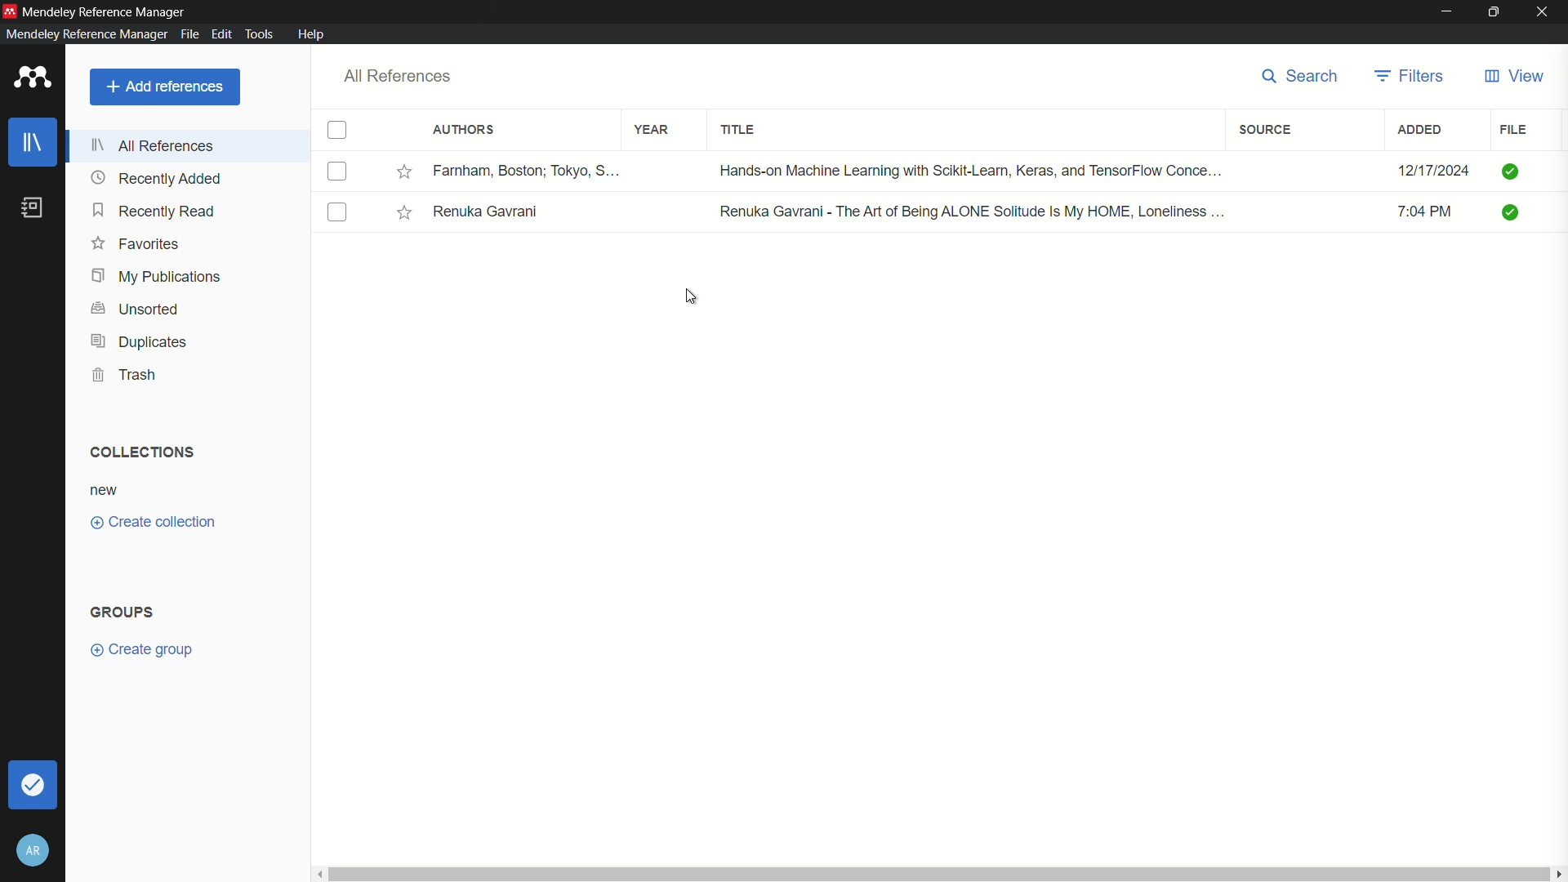 This screenshot has height=882, width=1568. Describe the element at coordinates (33, 144) in the screenshot. I see `library` at that location.